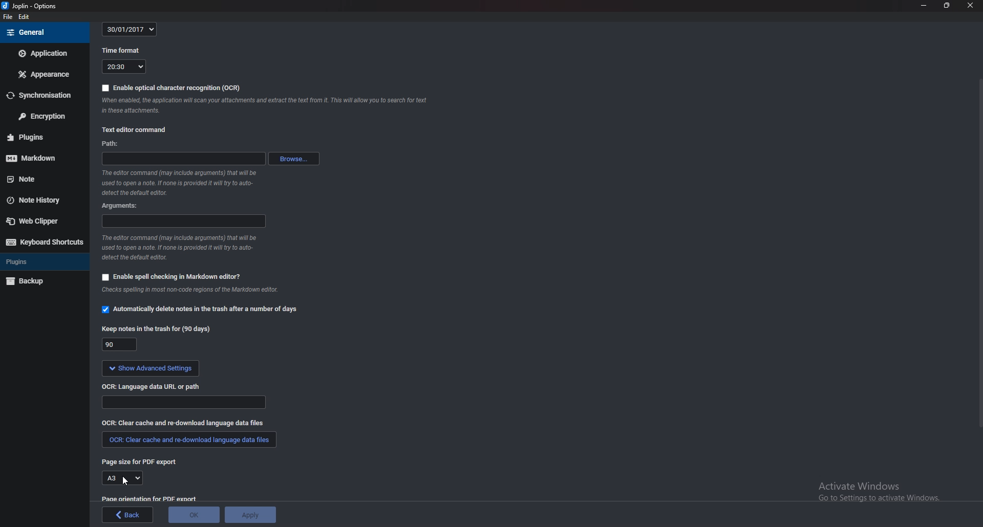 The image size is (983, 527). What do you see at coordinates (121, 206) in the screenshot?
I see `Arguments` at bounding box center [121, 206].